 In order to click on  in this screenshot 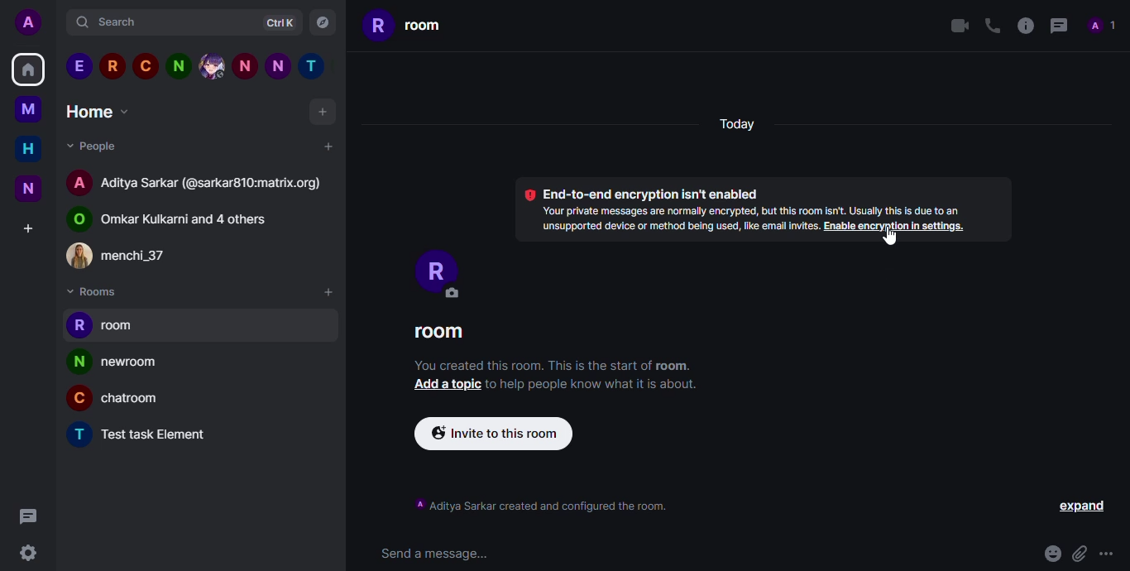, I will do `click(243, 65)`.